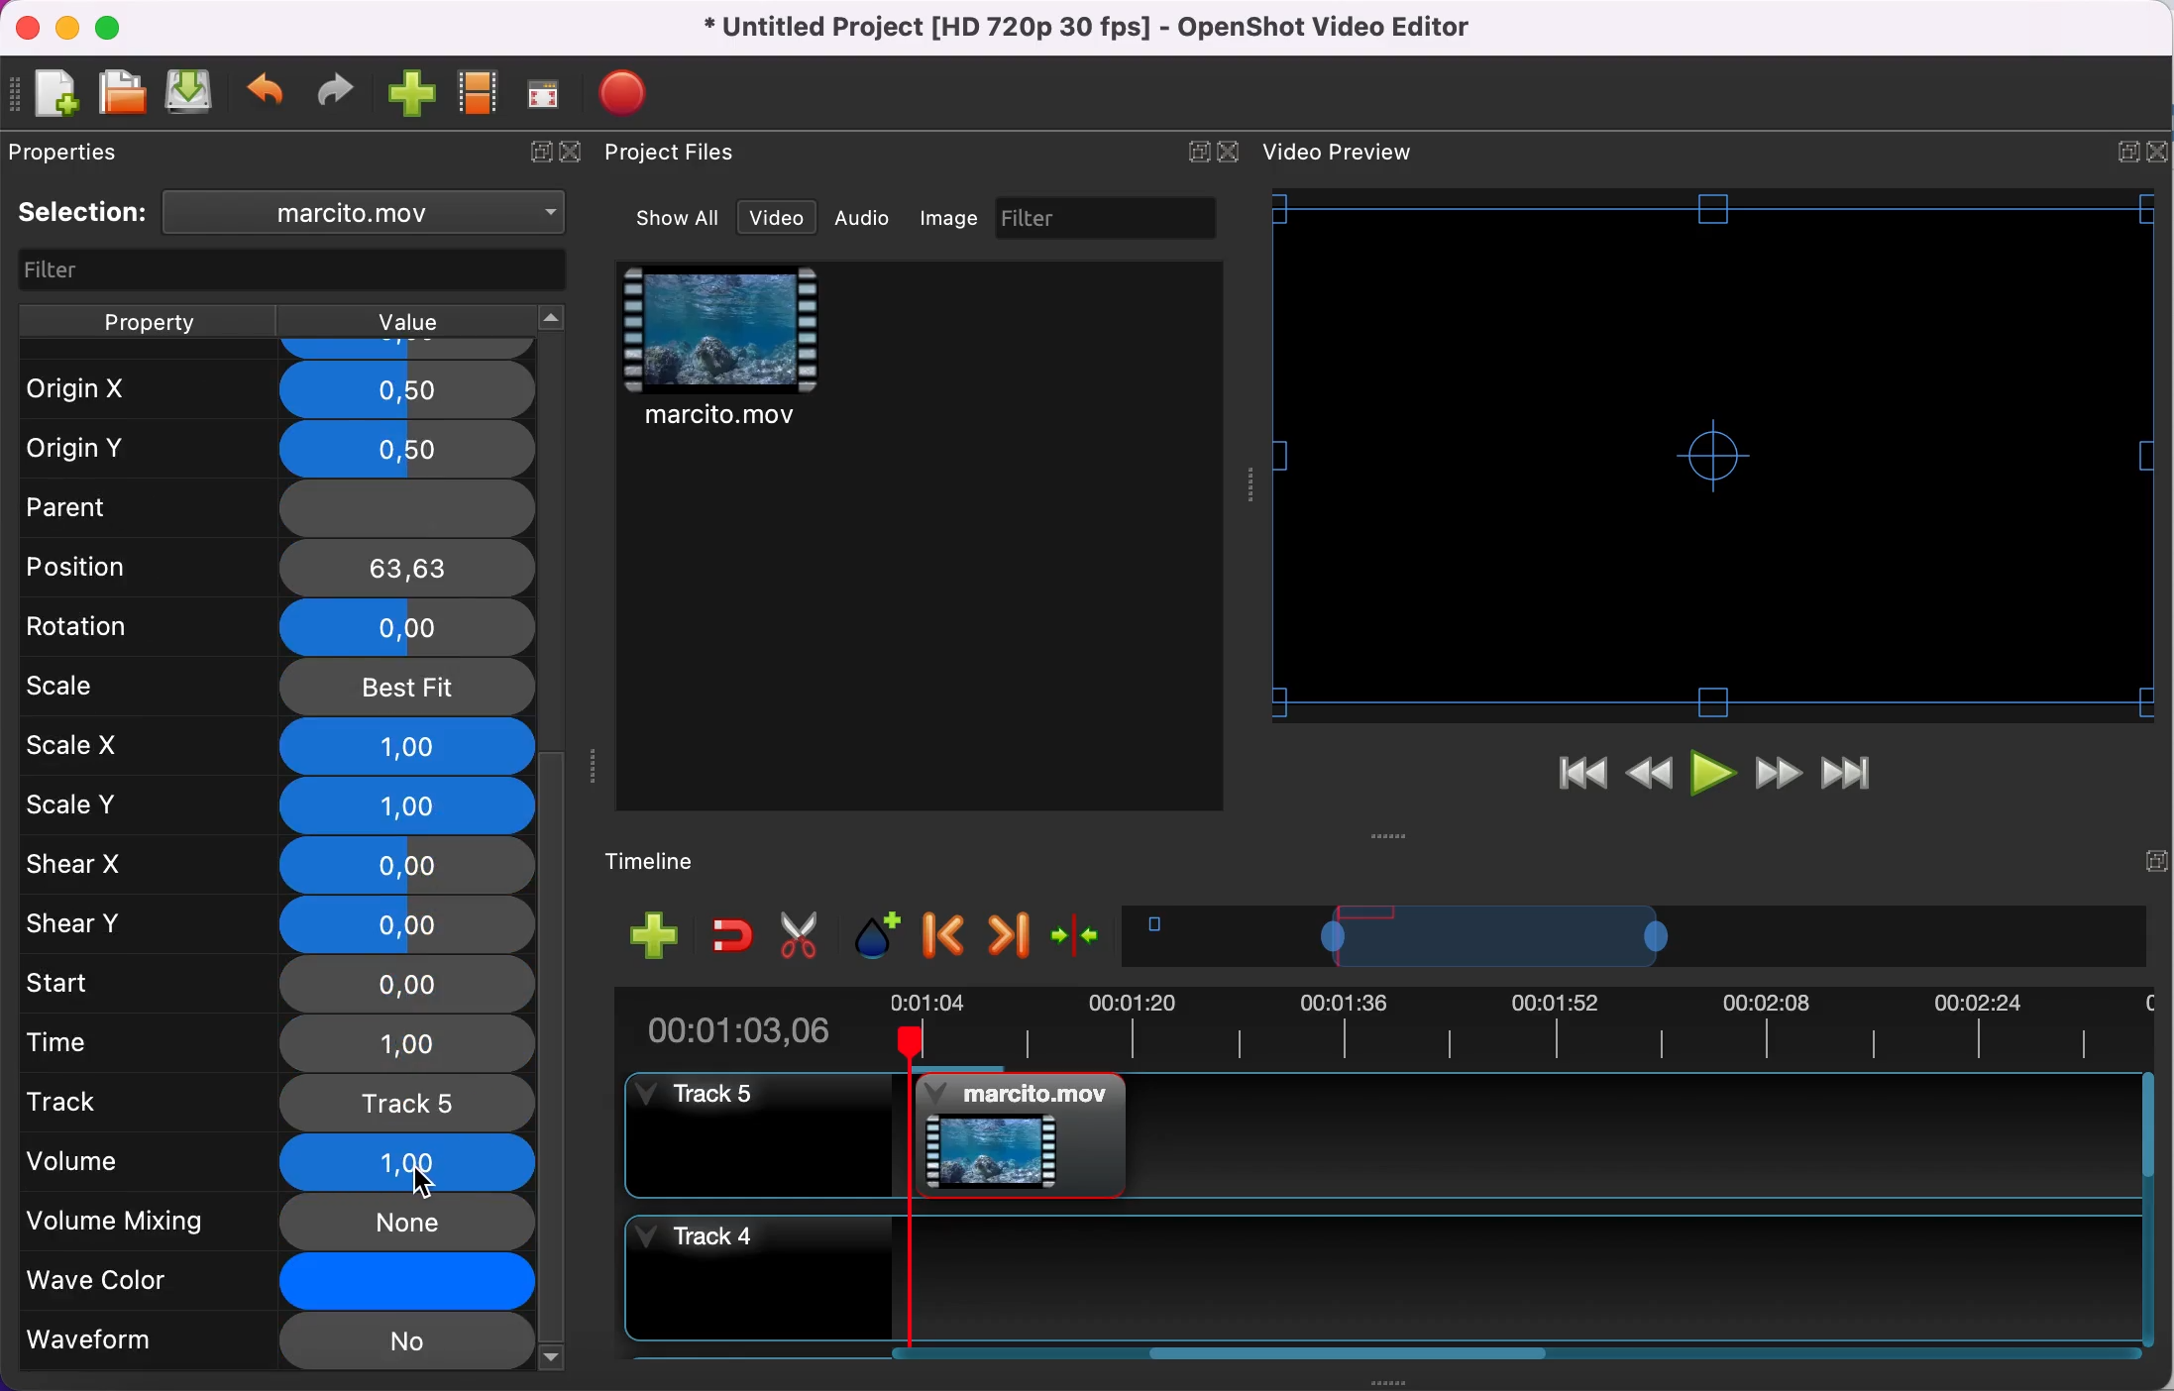 The height and width of the screenshot is (1391, 2174). I want to click on fast forward, so click(1779, 776).